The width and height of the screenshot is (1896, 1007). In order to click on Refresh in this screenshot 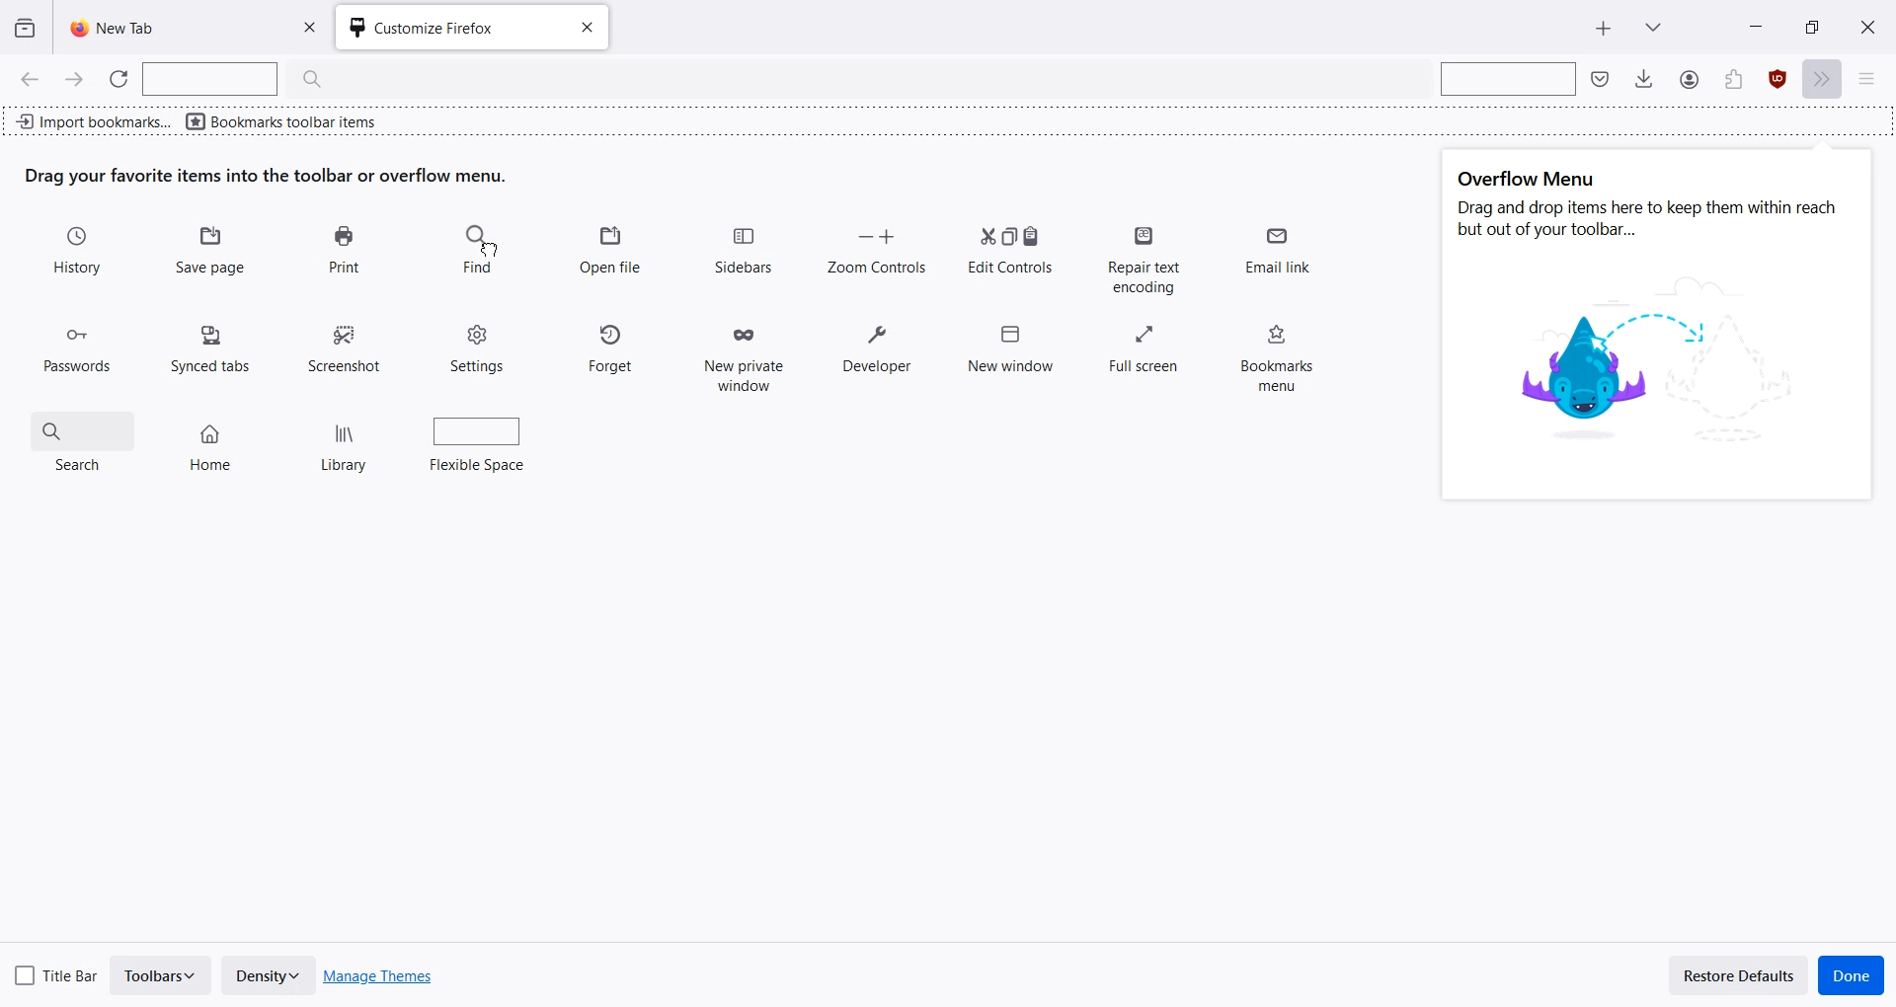, I will do `click(119, 79)`.